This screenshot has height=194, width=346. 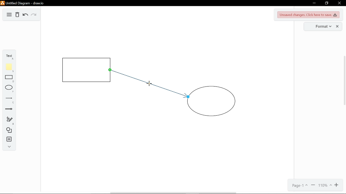 I want to click on Shapes, so click(x=9, y=131).